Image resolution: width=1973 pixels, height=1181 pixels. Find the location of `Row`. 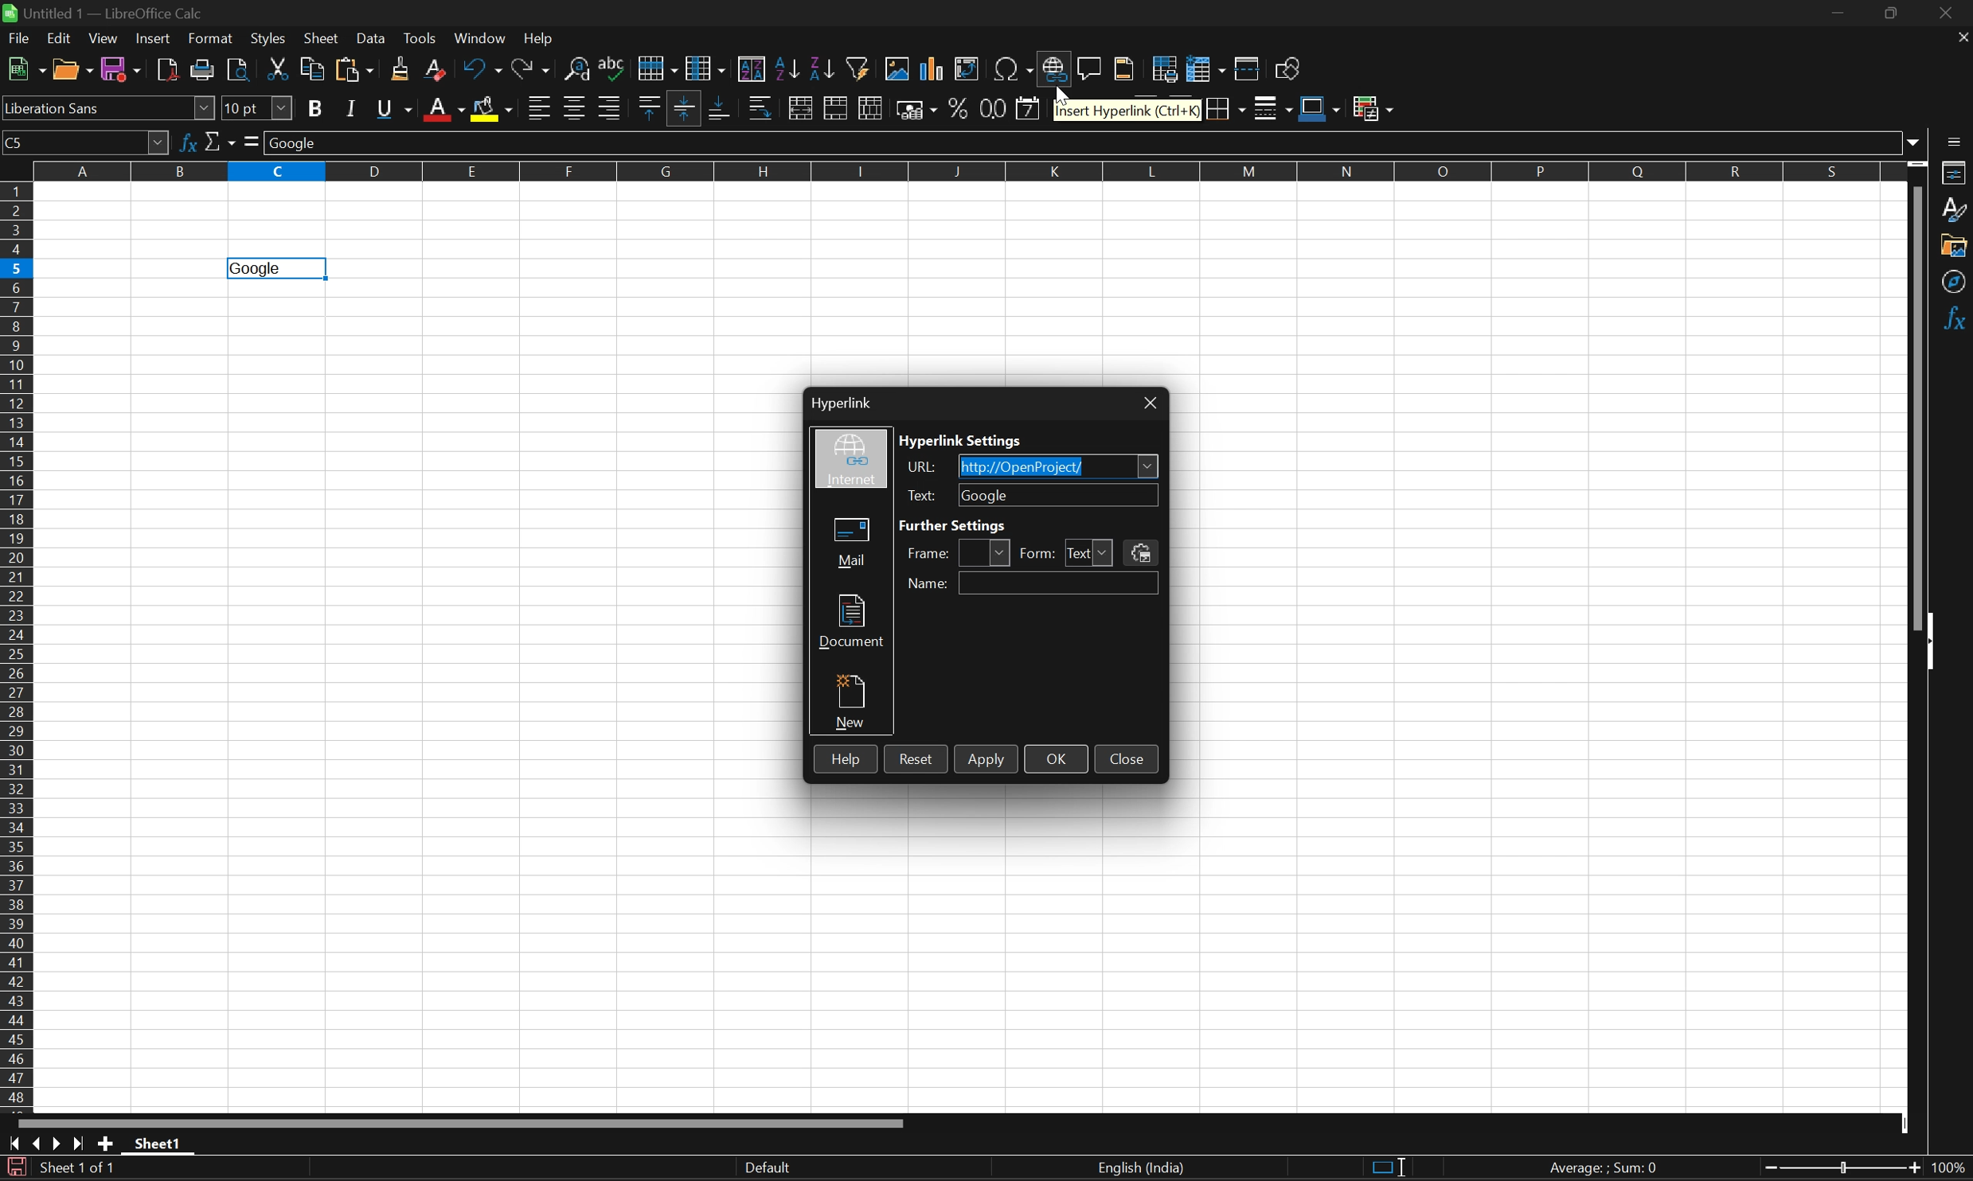

Row is located at coordinates (657, 63).